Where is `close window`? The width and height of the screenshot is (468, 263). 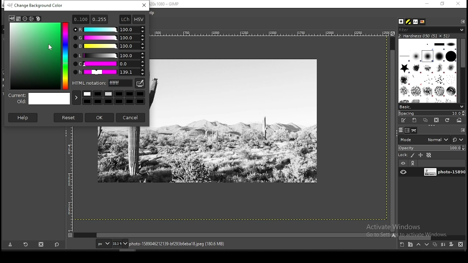 close window is located at coordinates (458, 4).